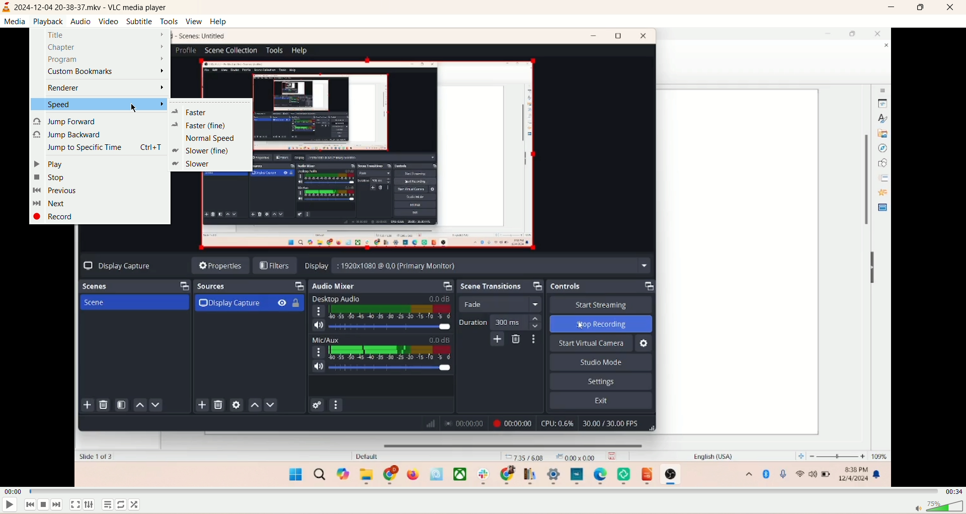 Image resolution: width=966 pixels, height=514 pixels. I want to click on play, so click(54, 163).